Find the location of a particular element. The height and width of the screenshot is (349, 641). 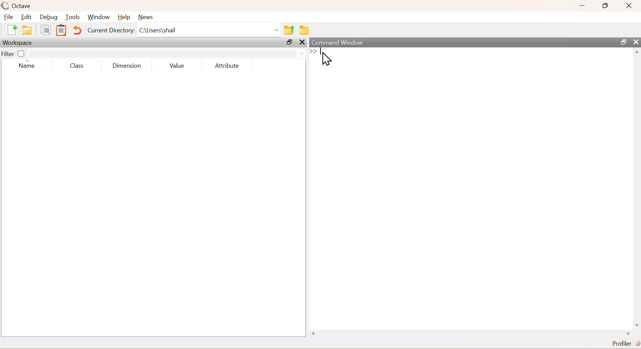

Class is located at coordinates (78, 66).